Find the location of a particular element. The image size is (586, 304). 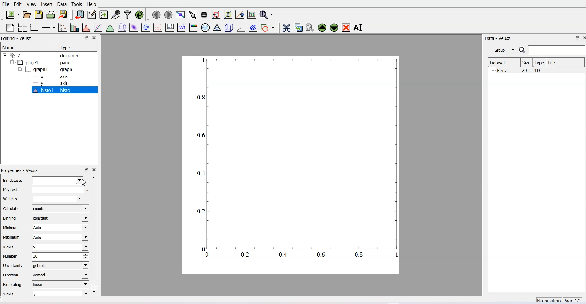

Add an axis to the Plot is located at coordinates (48, 28).